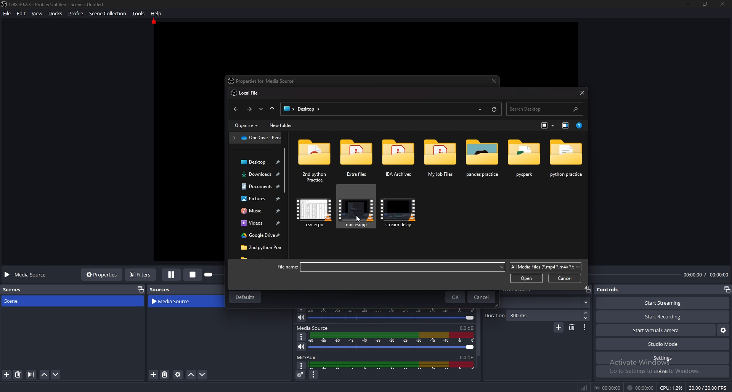  I want to click on Add configurable transitions, so click(559, 328).